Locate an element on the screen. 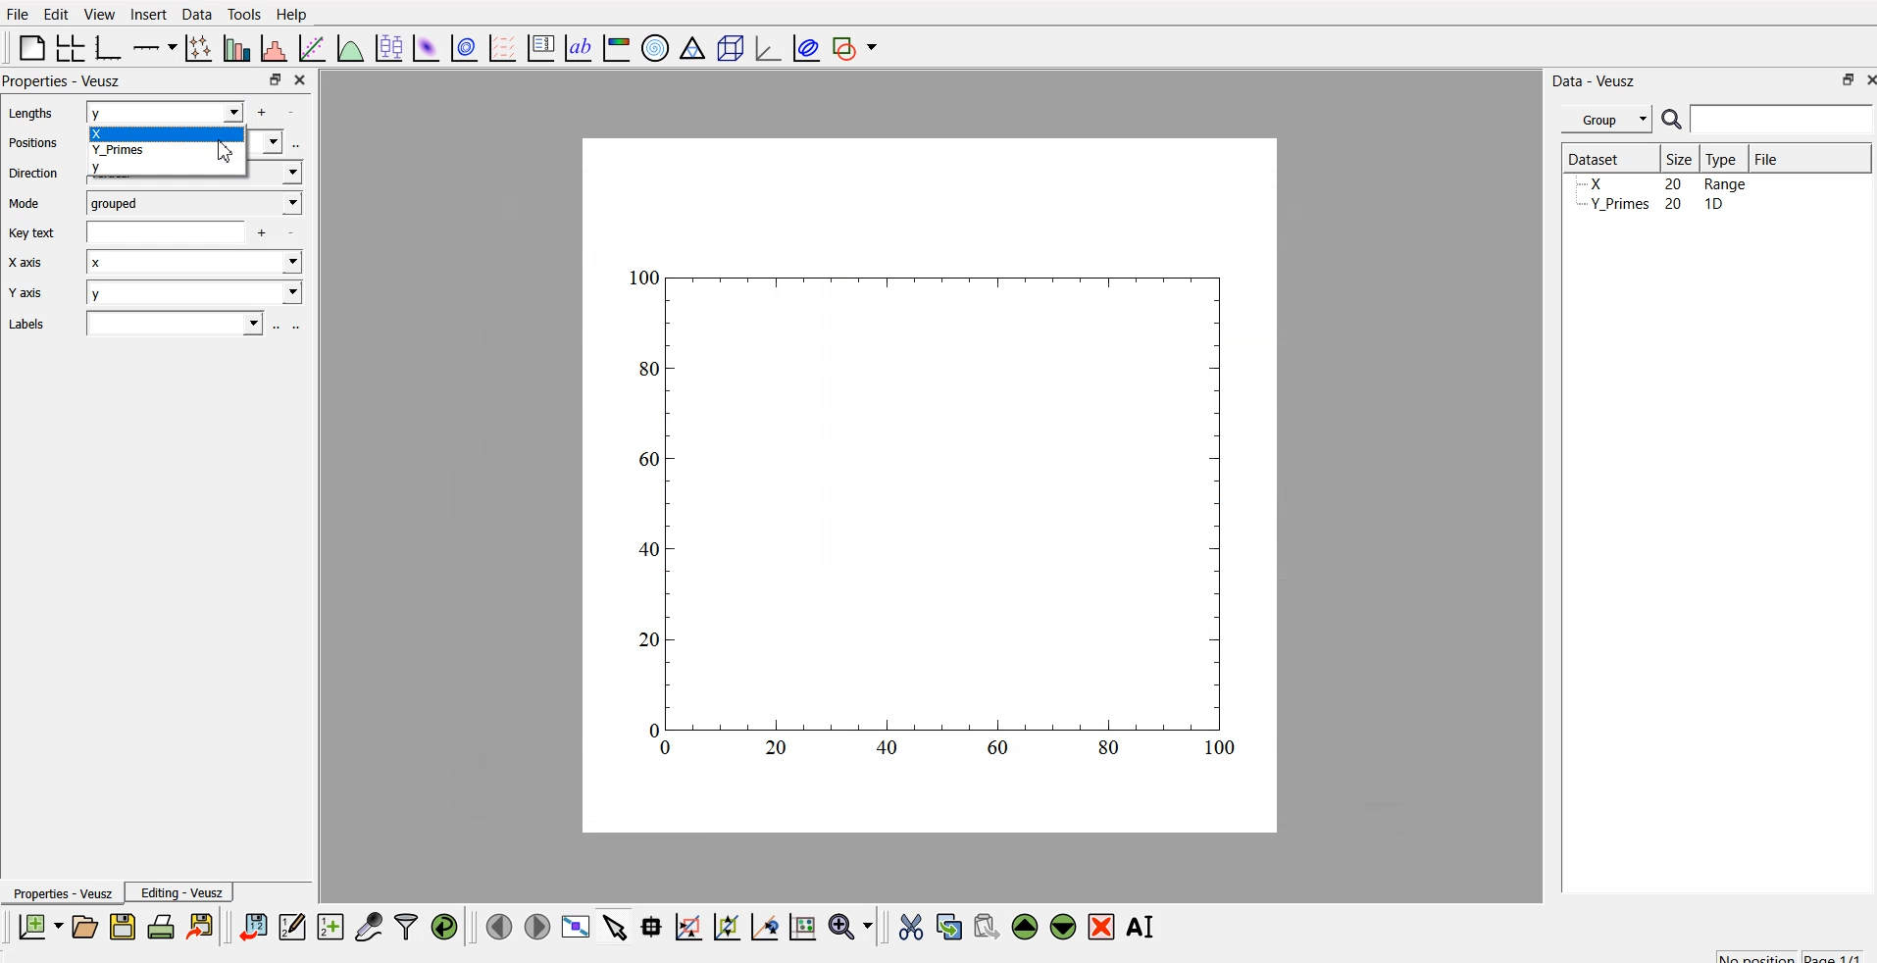 The height and width of the screenshot is (963, 1877). maximize is located at coordinates (270, 79).